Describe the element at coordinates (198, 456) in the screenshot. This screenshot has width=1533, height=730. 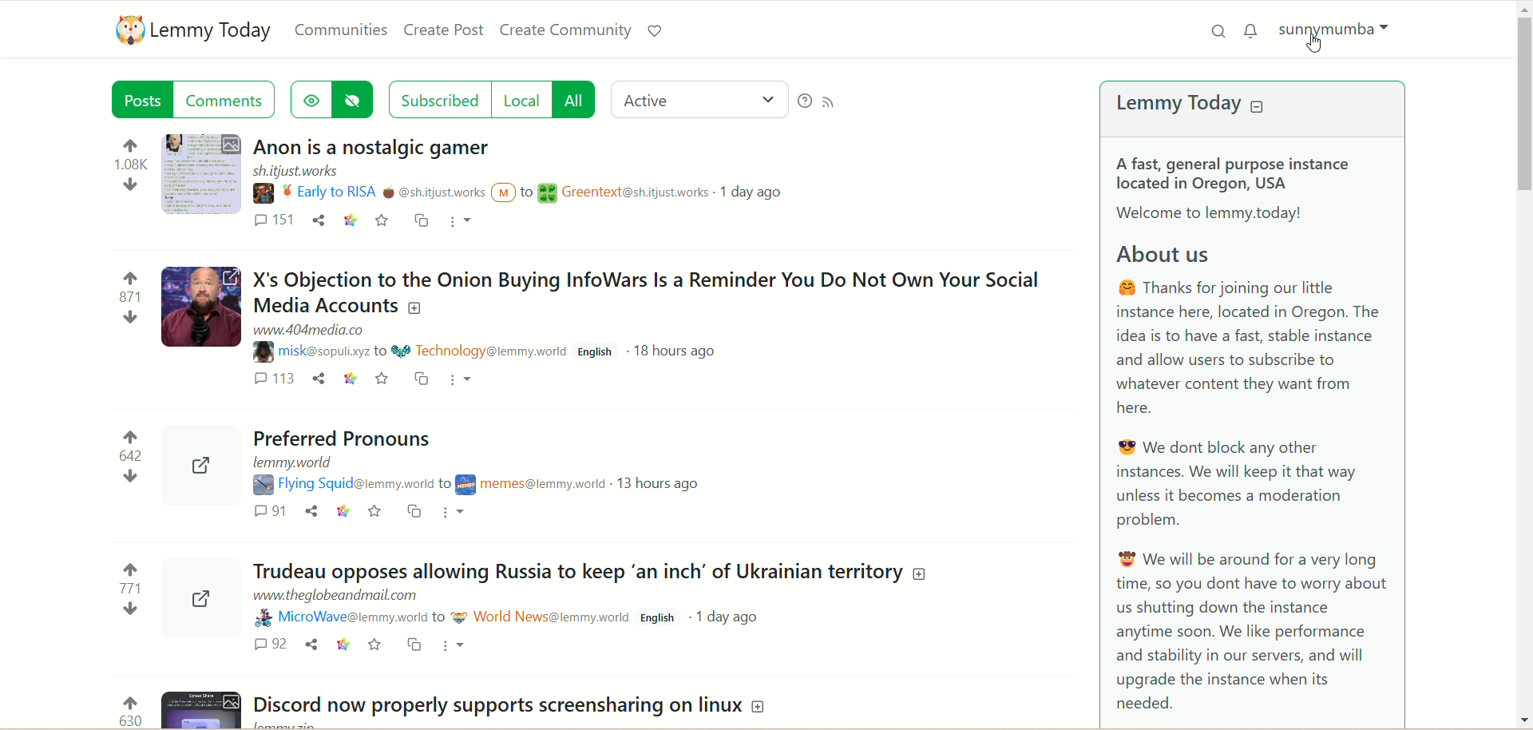
I see `Can be expanded` at that location.